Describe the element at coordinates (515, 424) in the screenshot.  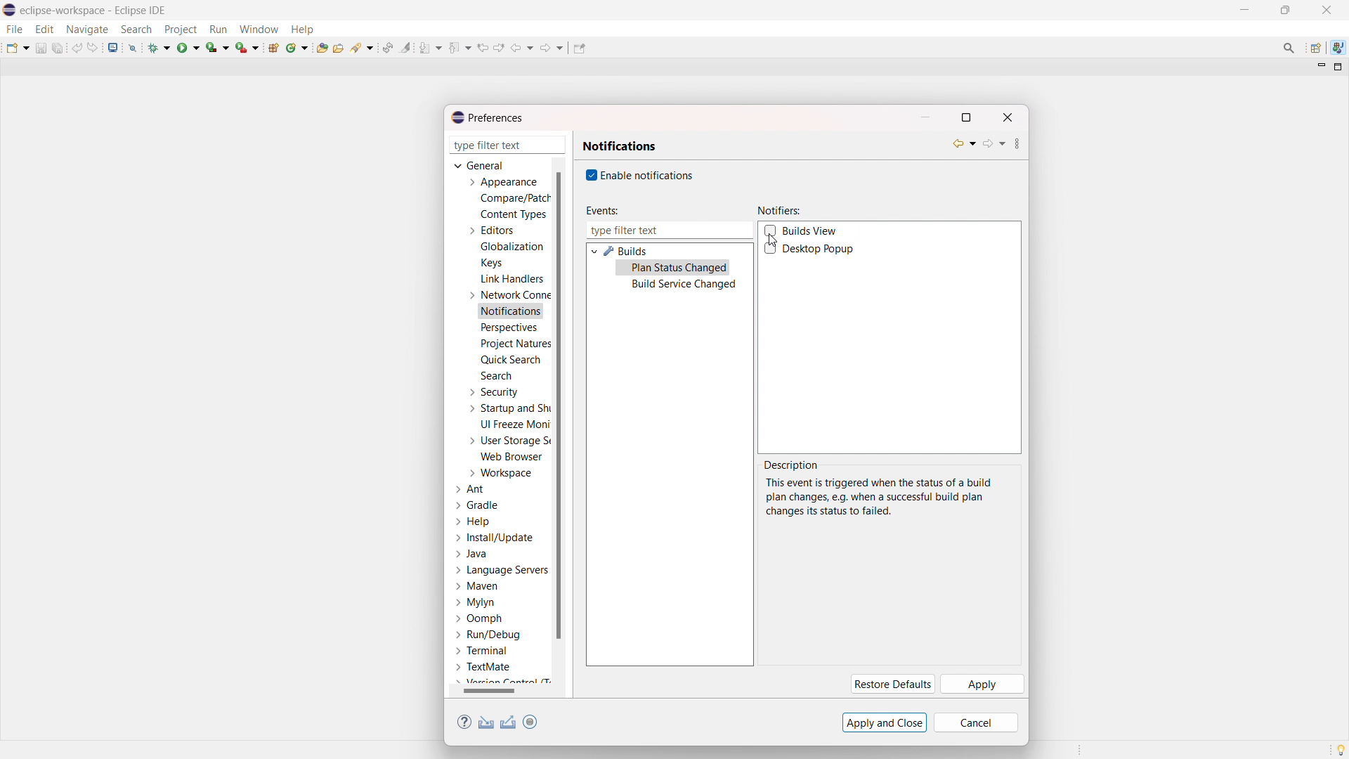
I see `UI freeze monitoring` at that location.